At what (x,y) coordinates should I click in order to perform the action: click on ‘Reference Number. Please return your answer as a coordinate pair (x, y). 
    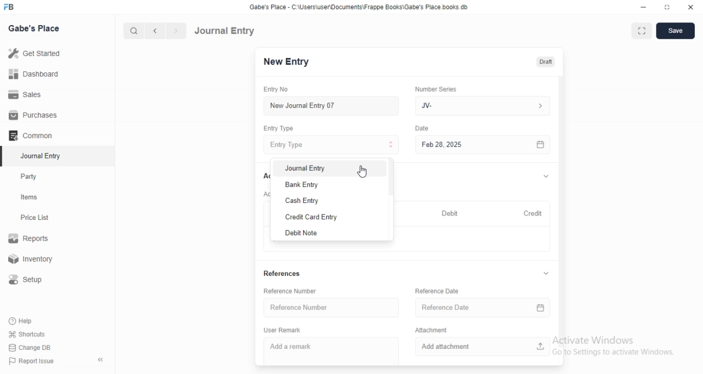
    Looking at the image, I should click on (291, 291).